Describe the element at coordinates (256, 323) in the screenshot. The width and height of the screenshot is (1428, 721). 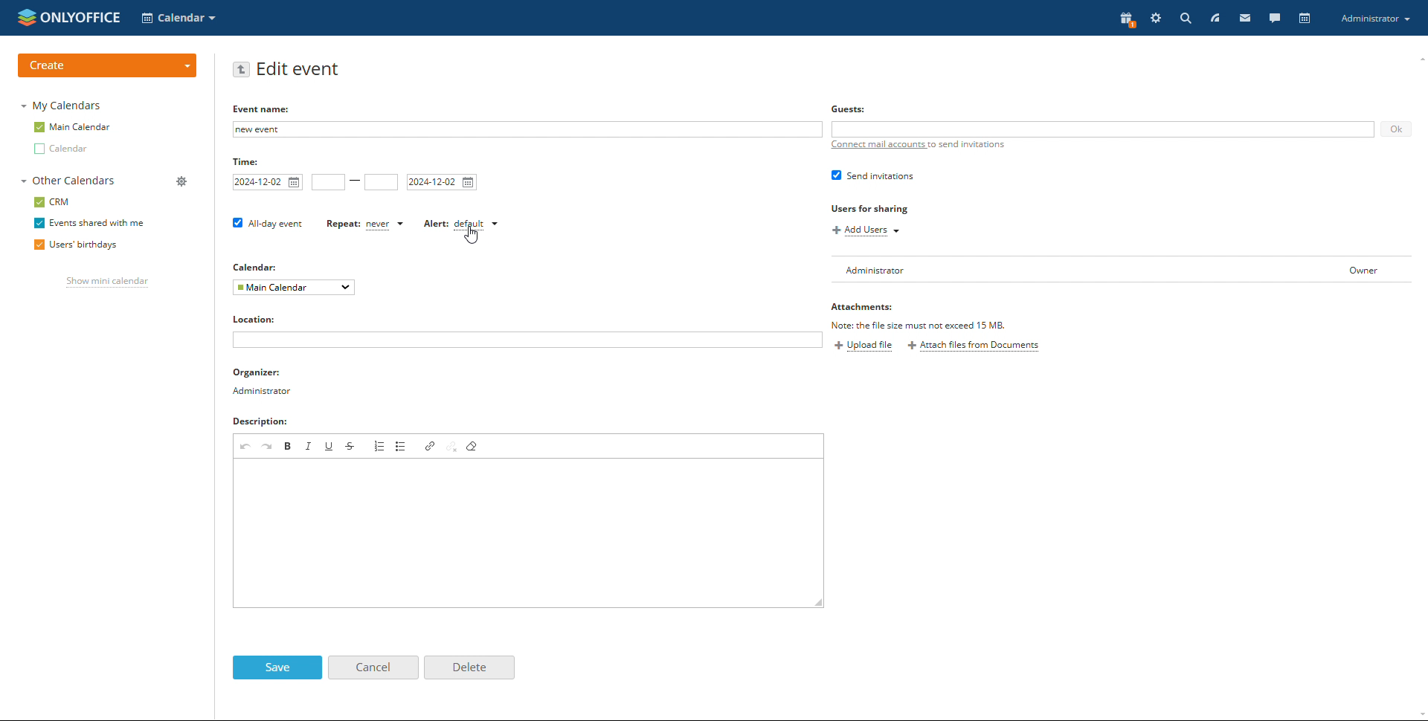
I see `locations` at that location.